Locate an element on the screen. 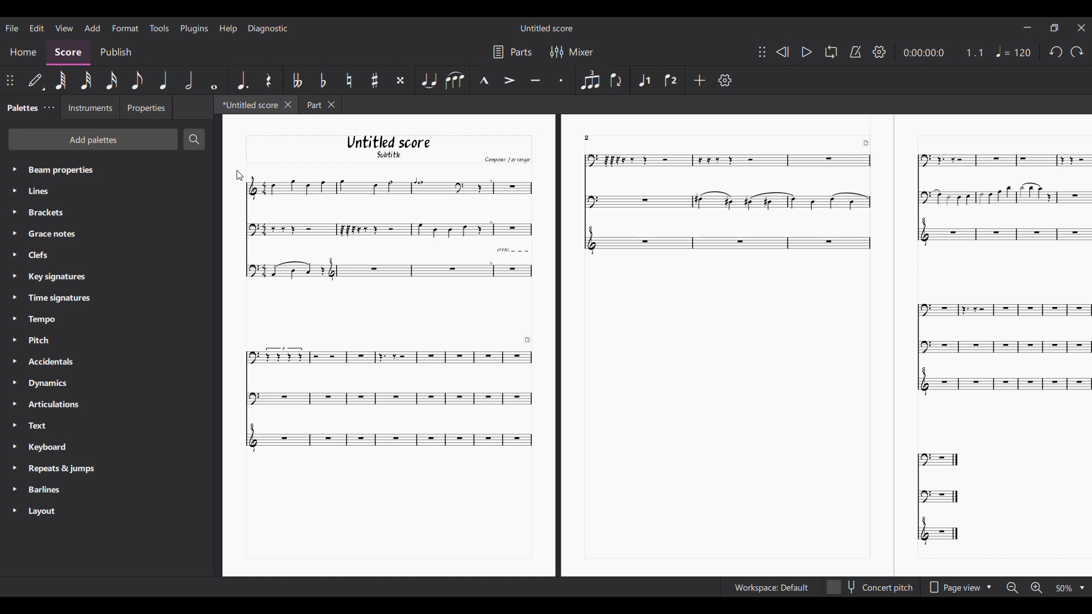 The height and width of the screenshot is (614, 1092).  is located at coordinates (1006, 195).